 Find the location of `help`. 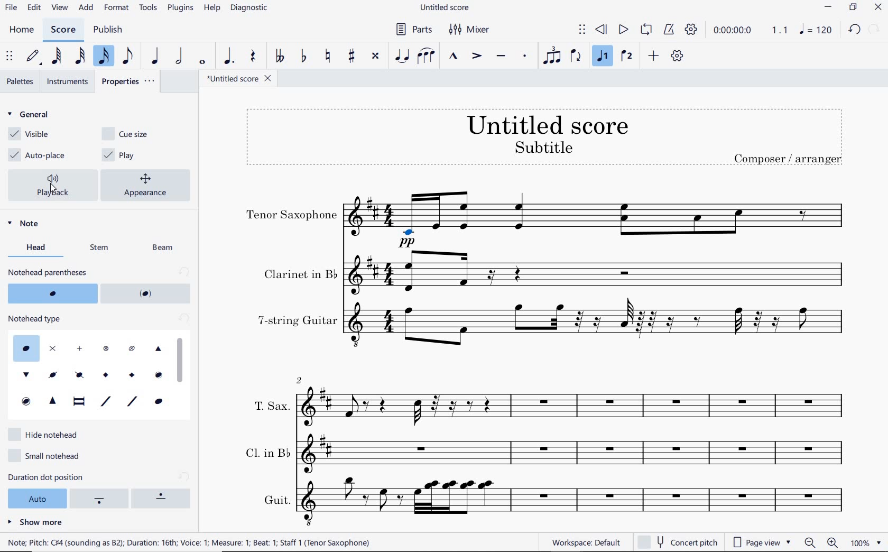

help is located at coordinates (211, 9).